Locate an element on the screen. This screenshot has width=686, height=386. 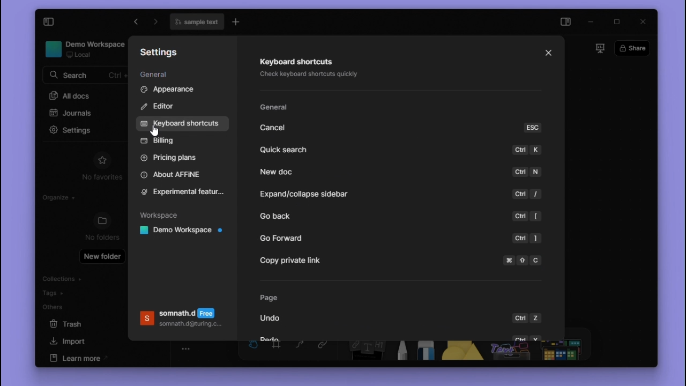
hand is located at coordinates (254, 350).